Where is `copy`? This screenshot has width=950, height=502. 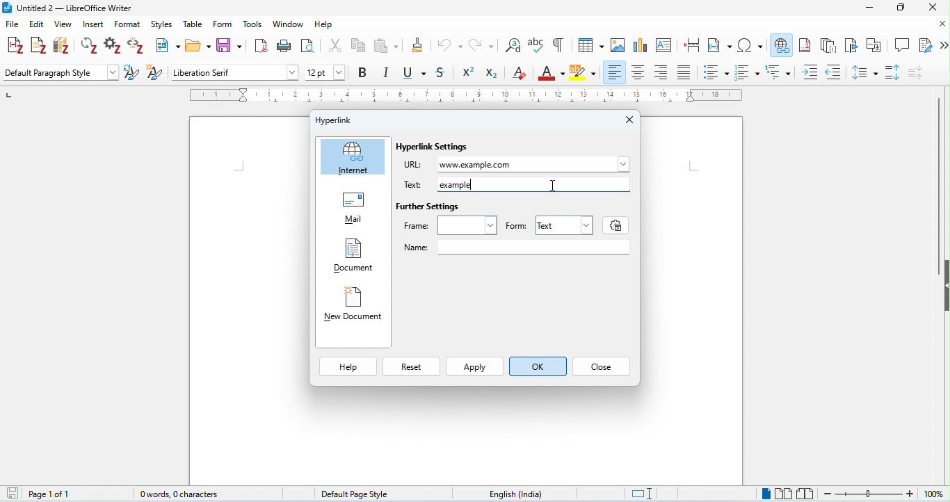 copy is located at coordinates (359, 45).